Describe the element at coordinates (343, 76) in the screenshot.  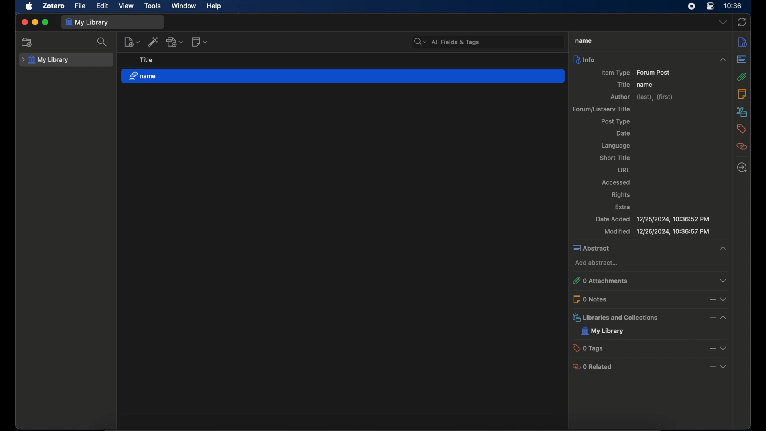
I see `name` at that location.